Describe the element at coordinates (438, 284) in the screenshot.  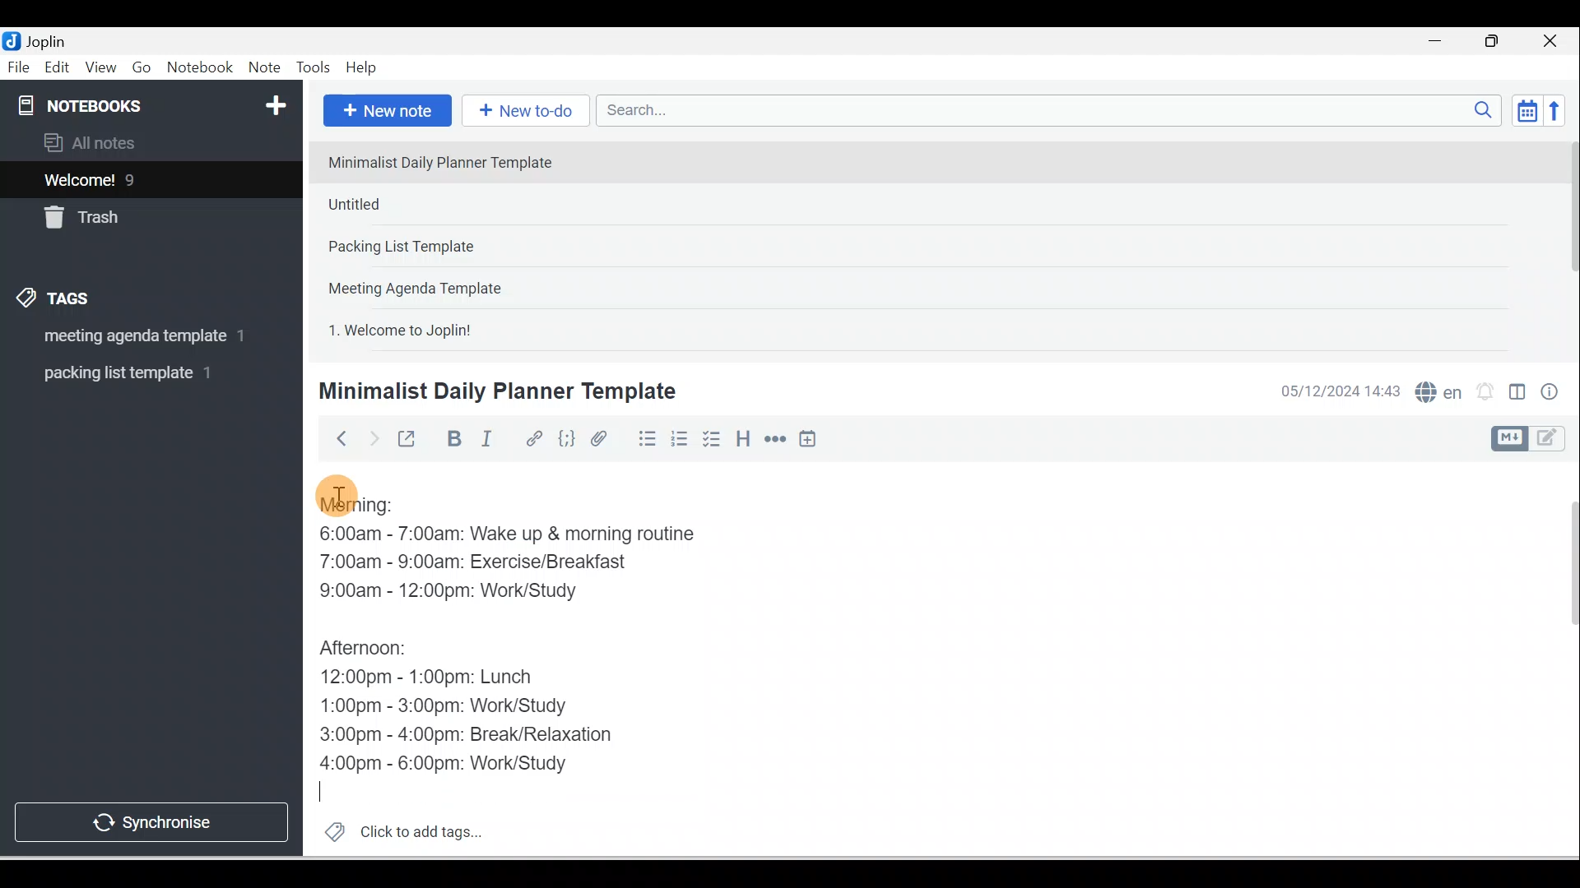
I see `Note 4` at that location.